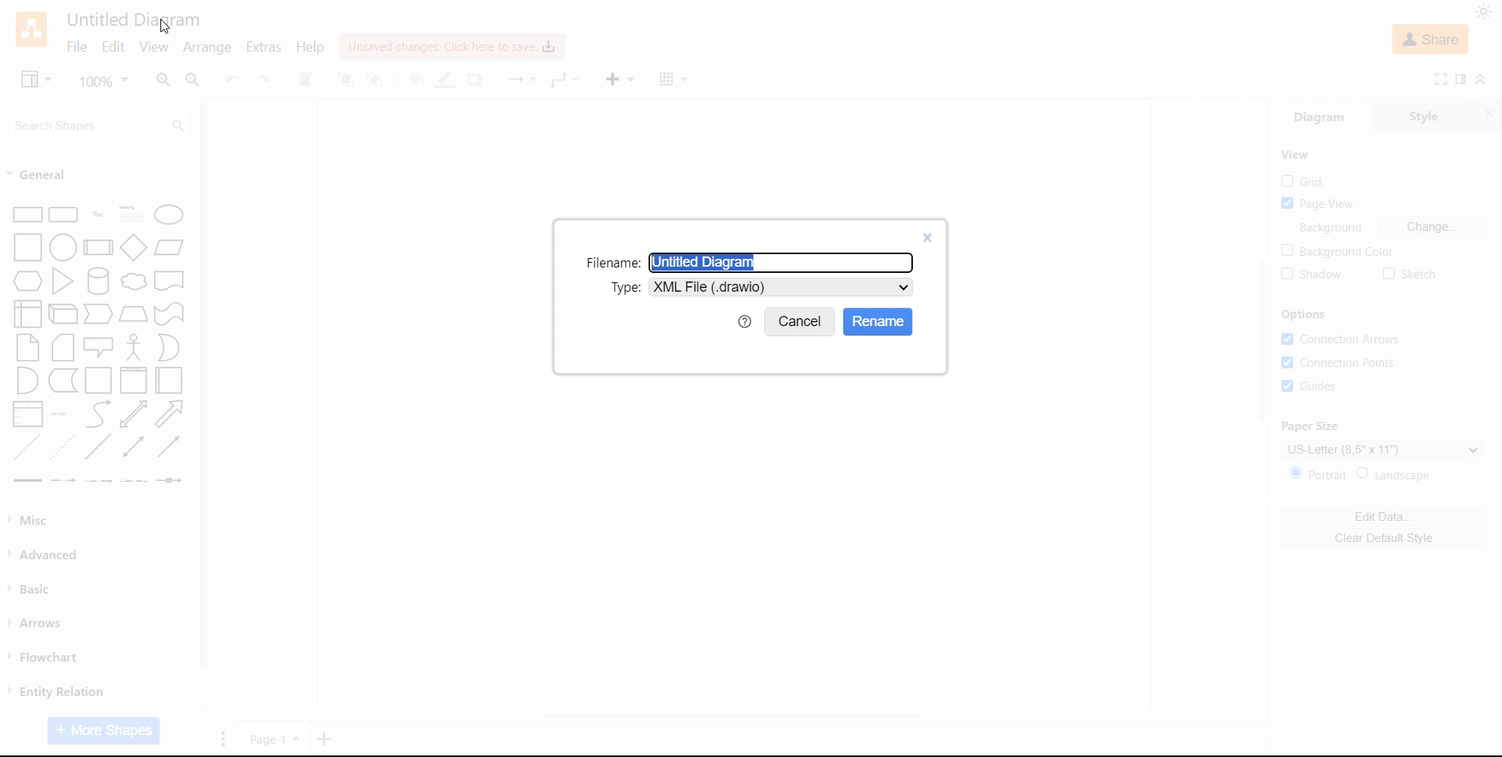 The height and width of the screenshot is (757, 1502). Describe the element at coordinates (153, 48) in the screenshot. I see `view ` at that location.